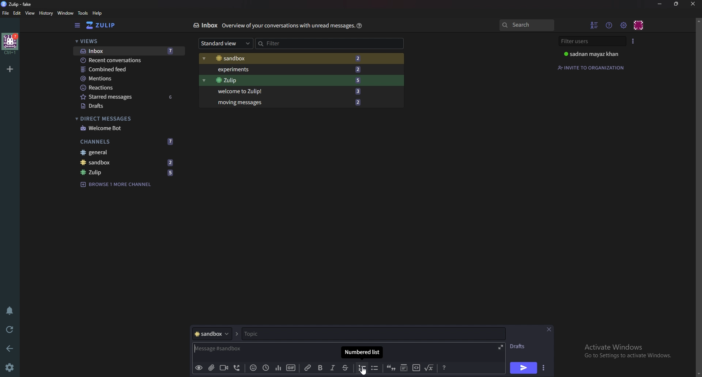 This screenshot has width=702, height=377. Describe the element at coordinates (126, 128) in the screenshot. I see `welcome bot` at that location.